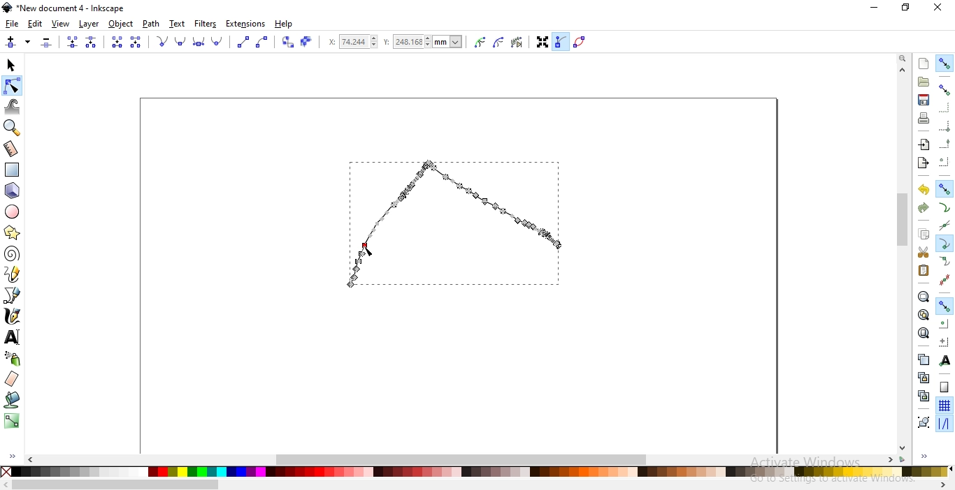 Image resolution: width=955 pixels, height=490 pixels. Describe the element at coordinates (13, 274) in the screenshot. I see `draw freehand lines` at that location.